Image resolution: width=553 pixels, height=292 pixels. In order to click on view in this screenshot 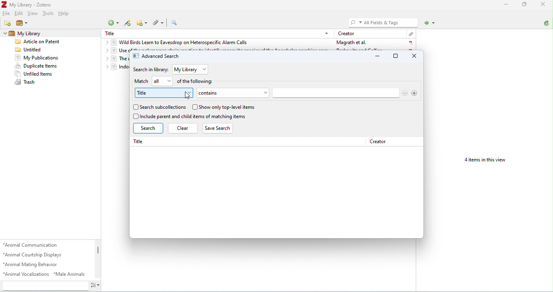, I will do `click(33, 14)`.